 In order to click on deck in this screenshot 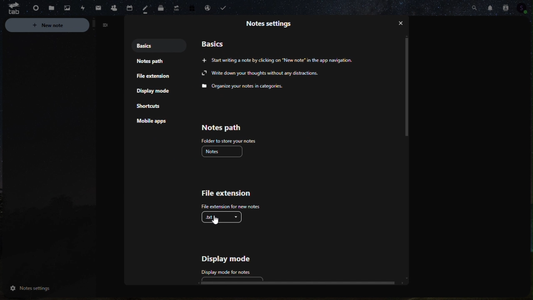, I will do `click(162, 8)`.